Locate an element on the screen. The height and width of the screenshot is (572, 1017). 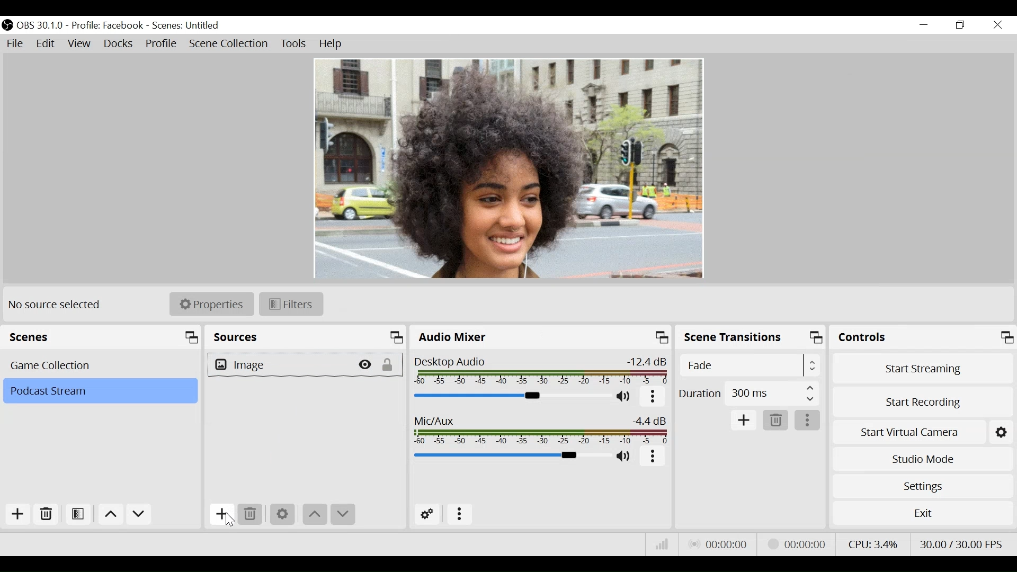
Sources is located at coordinates (307, 337).